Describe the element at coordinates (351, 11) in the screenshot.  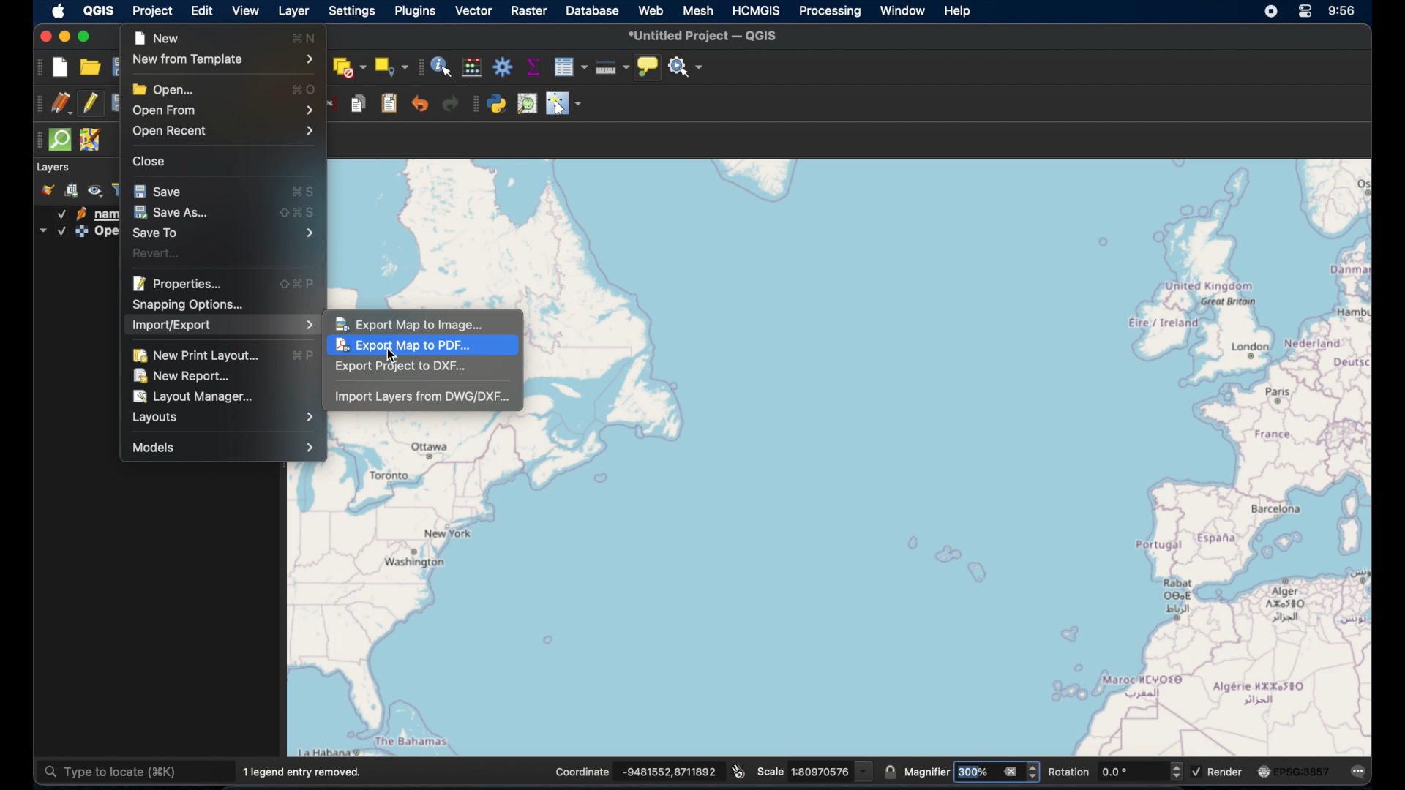
I see `settings` at that location.